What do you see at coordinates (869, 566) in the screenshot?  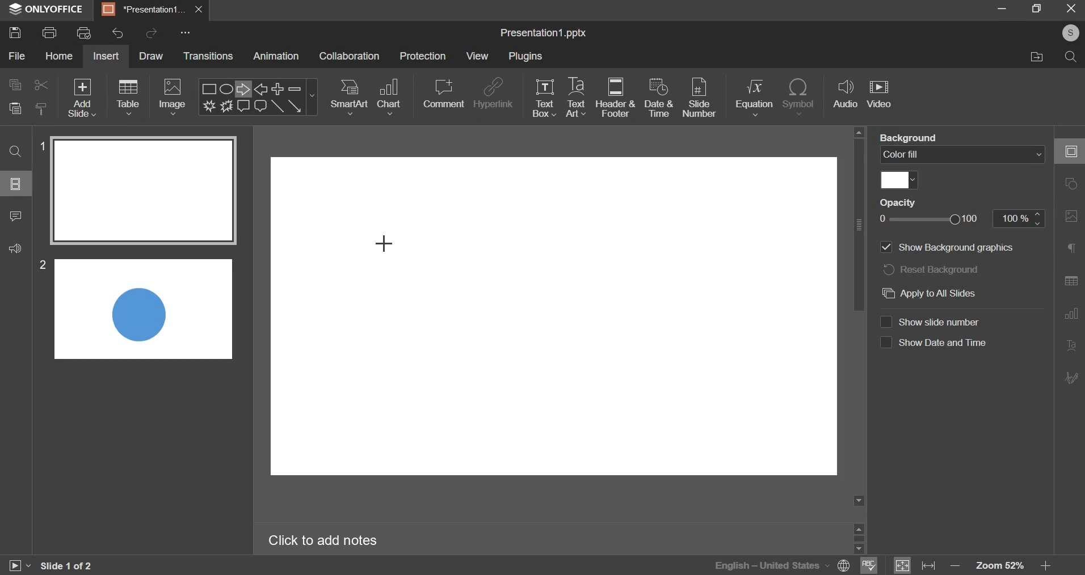 I see `spell check` at bounding box center [869, 566].